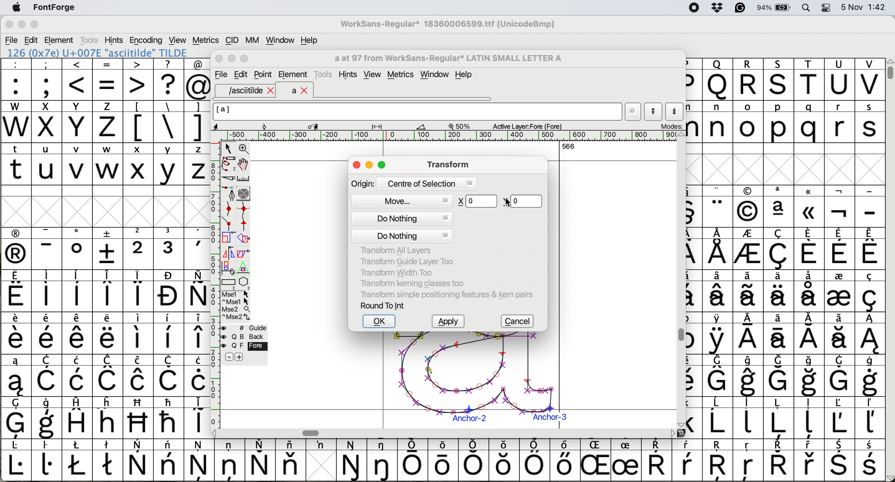 The width and height of the screenshot is (895, 482). I want to click on xy coordinate, so click(499, 200).